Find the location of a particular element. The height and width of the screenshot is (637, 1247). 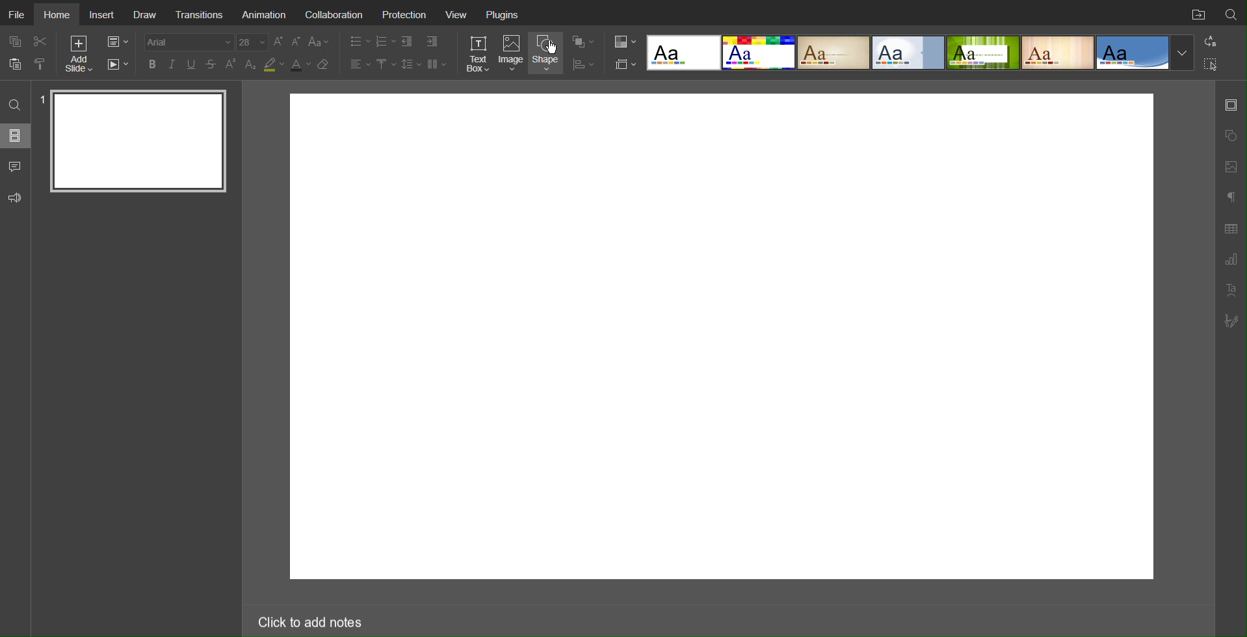

Home is located at coordinates (58, 13).